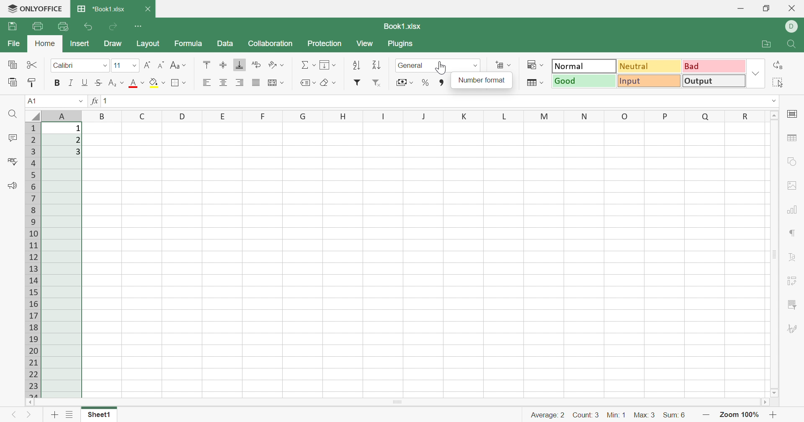  What do you see at coordinates (706, 416) in the screenshot?
I see `Zoom in` at bounding box center [706, 416].